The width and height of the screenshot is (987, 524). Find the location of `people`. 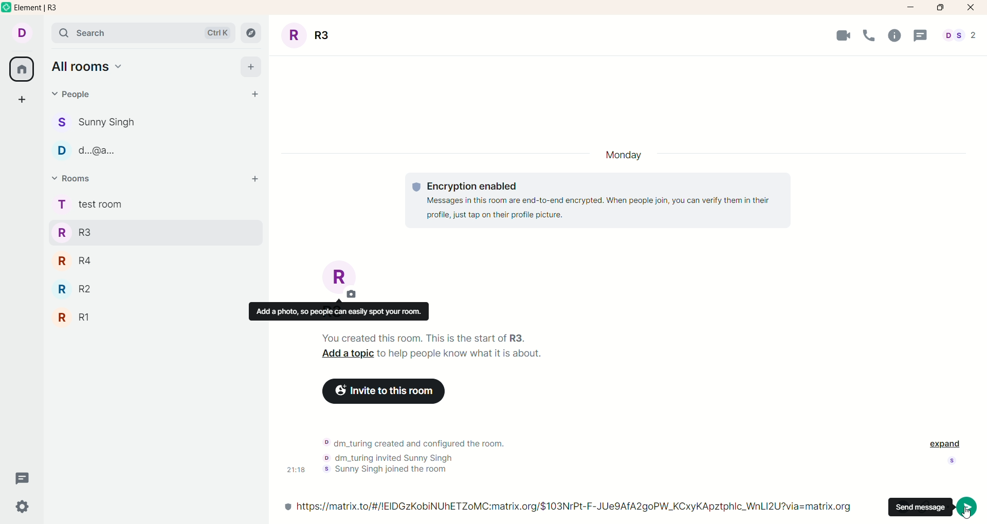

people is located at coordinates (110, 121).